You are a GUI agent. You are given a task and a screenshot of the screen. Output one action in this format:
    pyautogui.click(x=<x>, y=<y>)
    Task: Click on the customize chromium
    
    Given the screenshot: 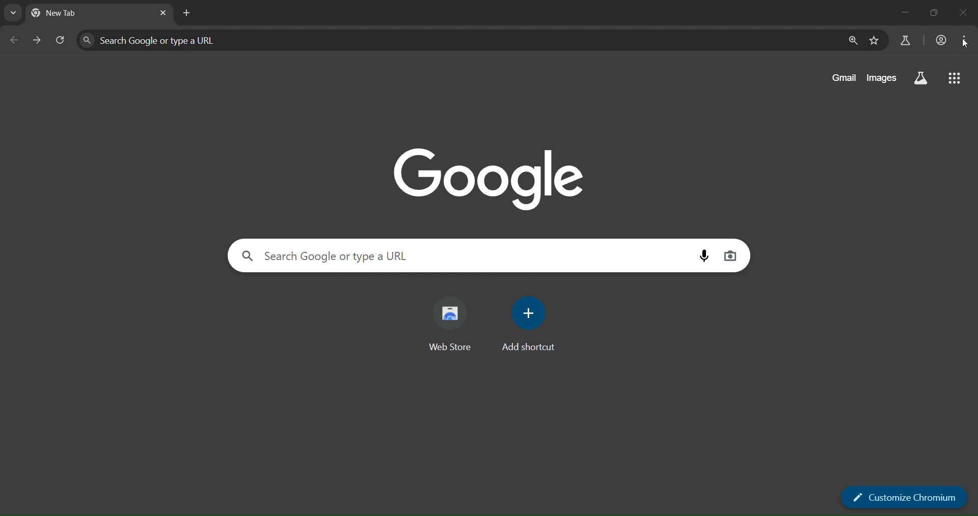 What is the action you would take?
    pyautogui.click(x=906, y=498)
    